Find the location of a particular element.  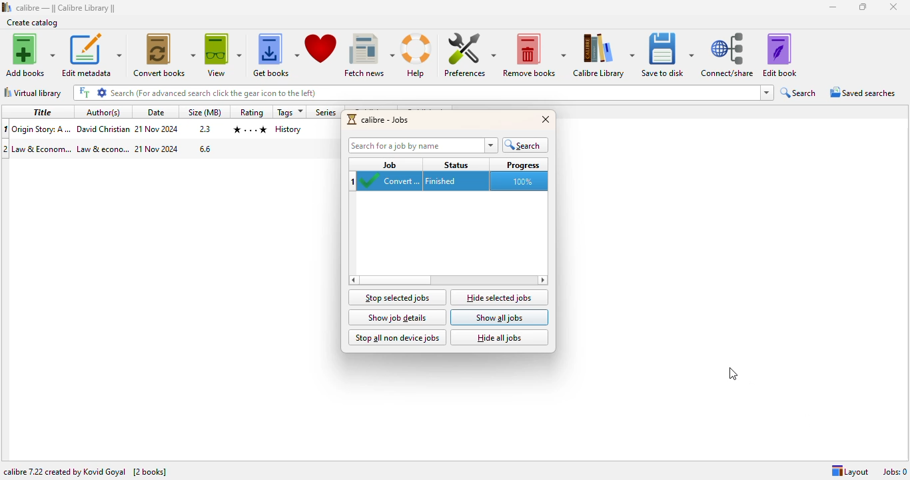

close is located at coordinates (893, 7).